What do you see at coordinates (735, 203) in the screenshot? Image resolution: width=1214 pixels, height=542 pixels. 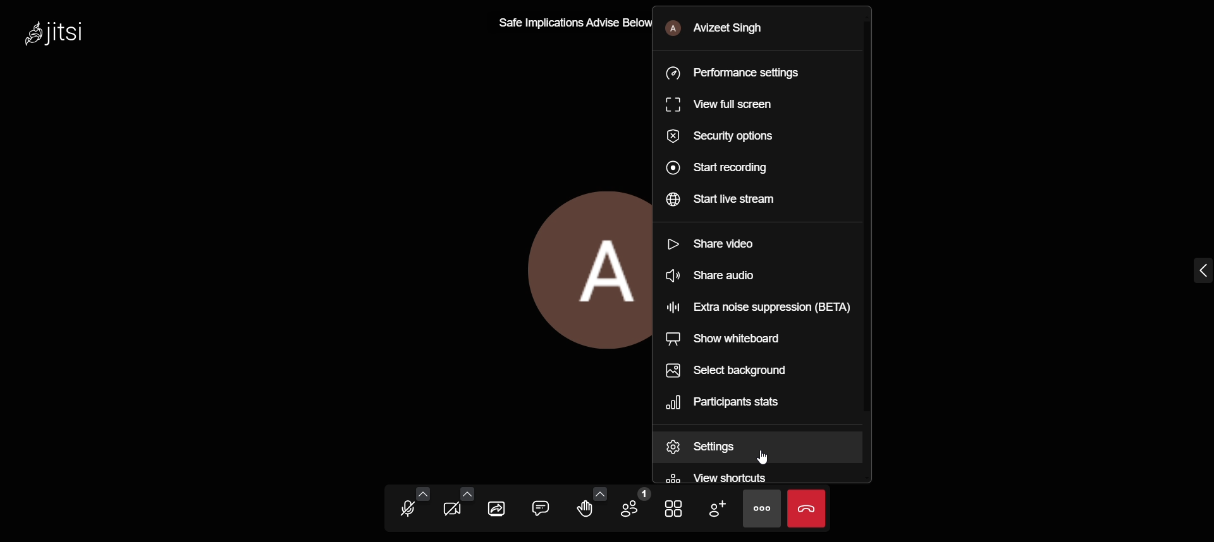 I see `start live stream` at bounding box center [735, 203].